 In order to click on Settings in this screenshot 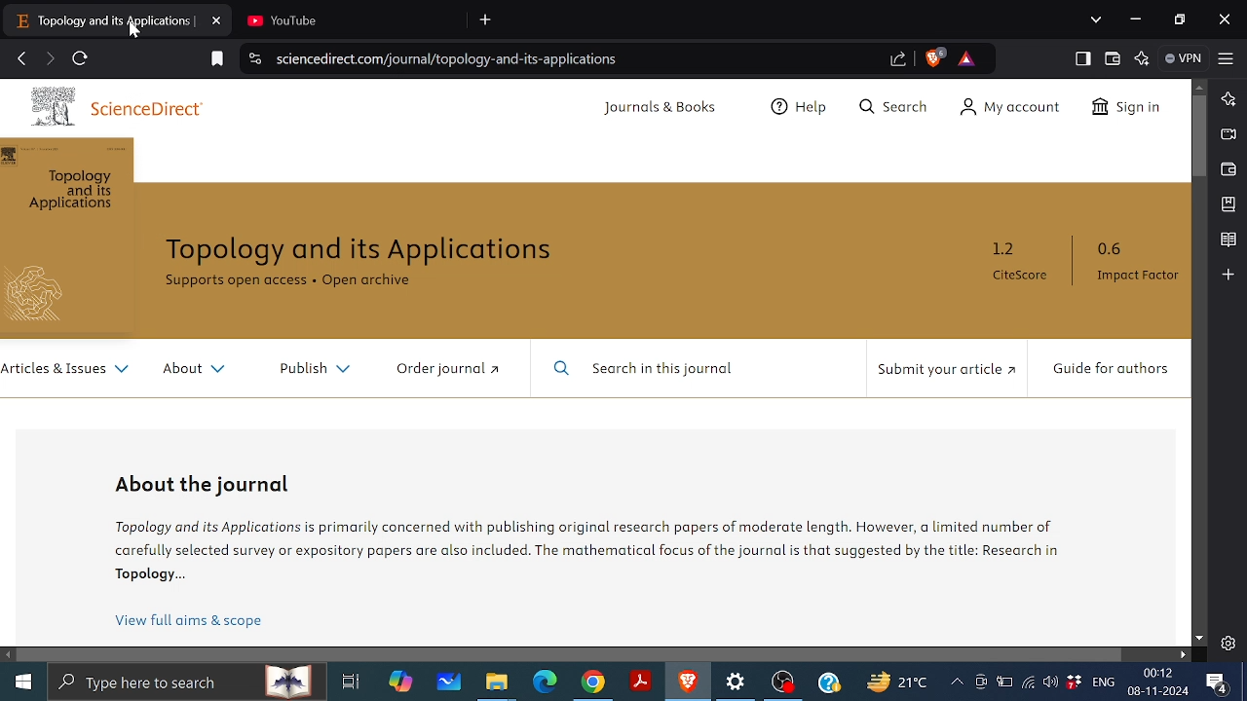, I will do `click(1228, 643)`.